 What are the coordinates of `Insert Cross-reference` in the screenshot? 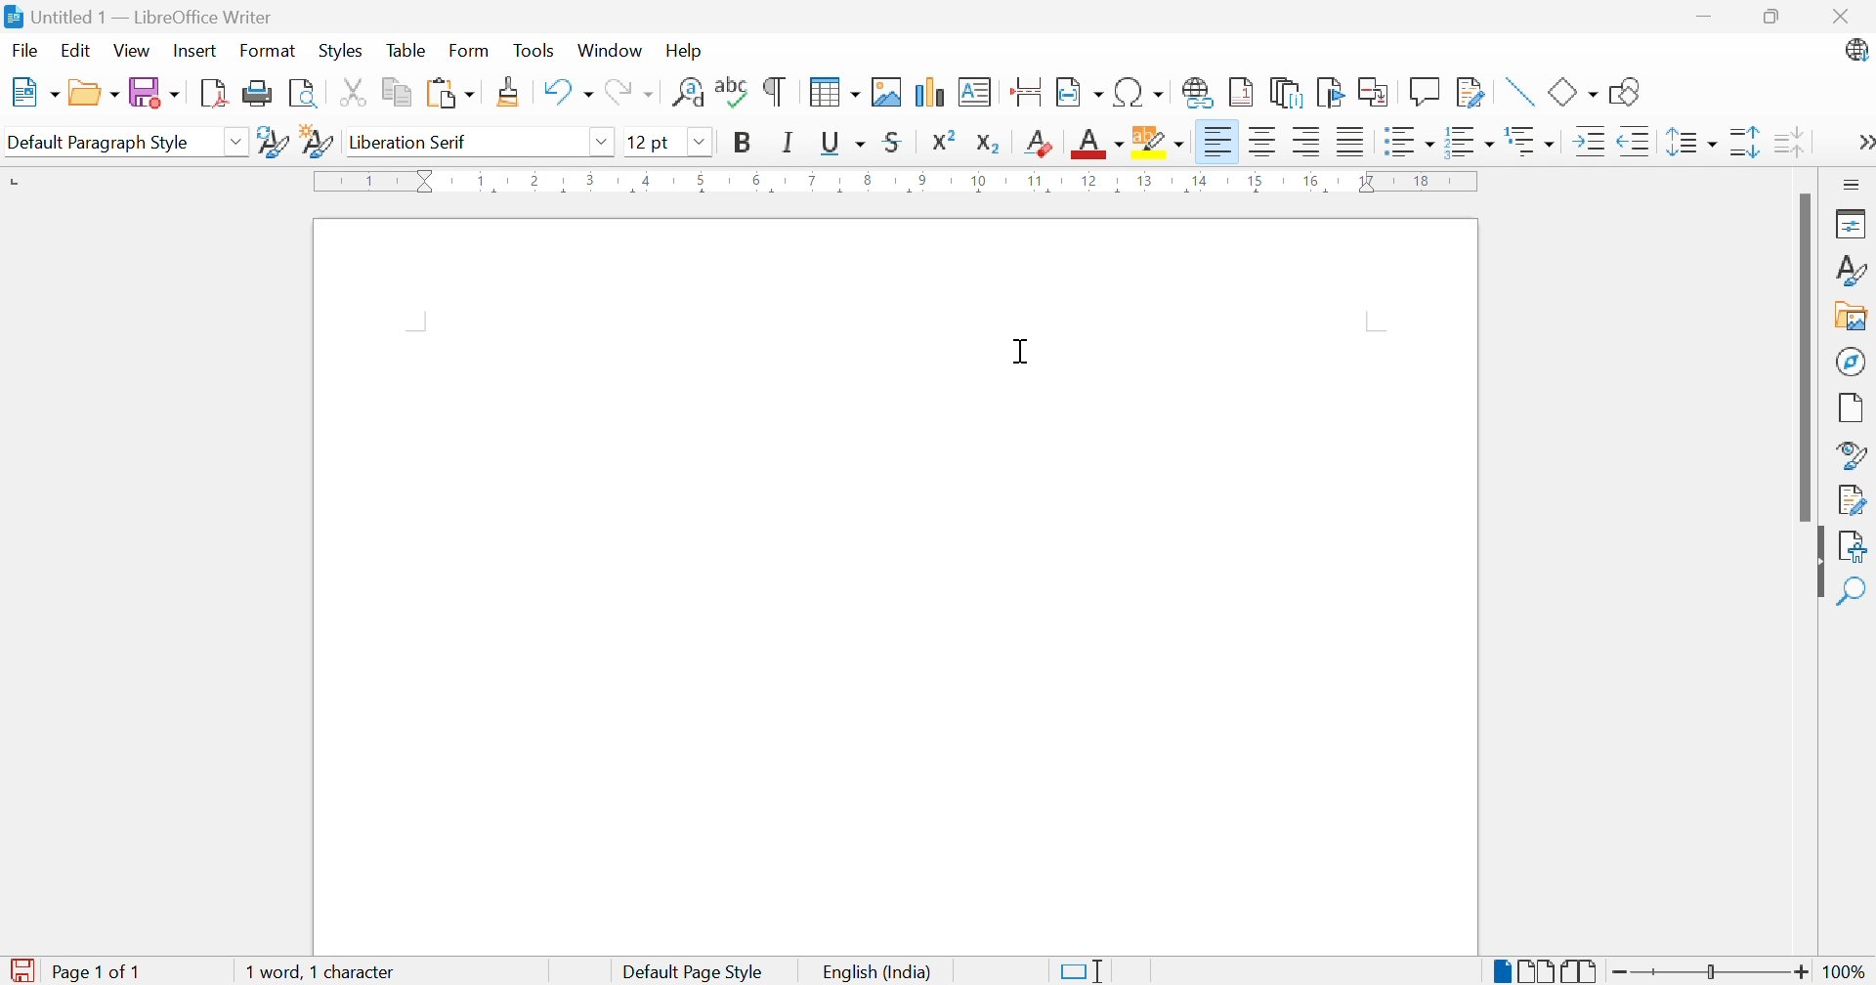 It's located at (1375, 92).